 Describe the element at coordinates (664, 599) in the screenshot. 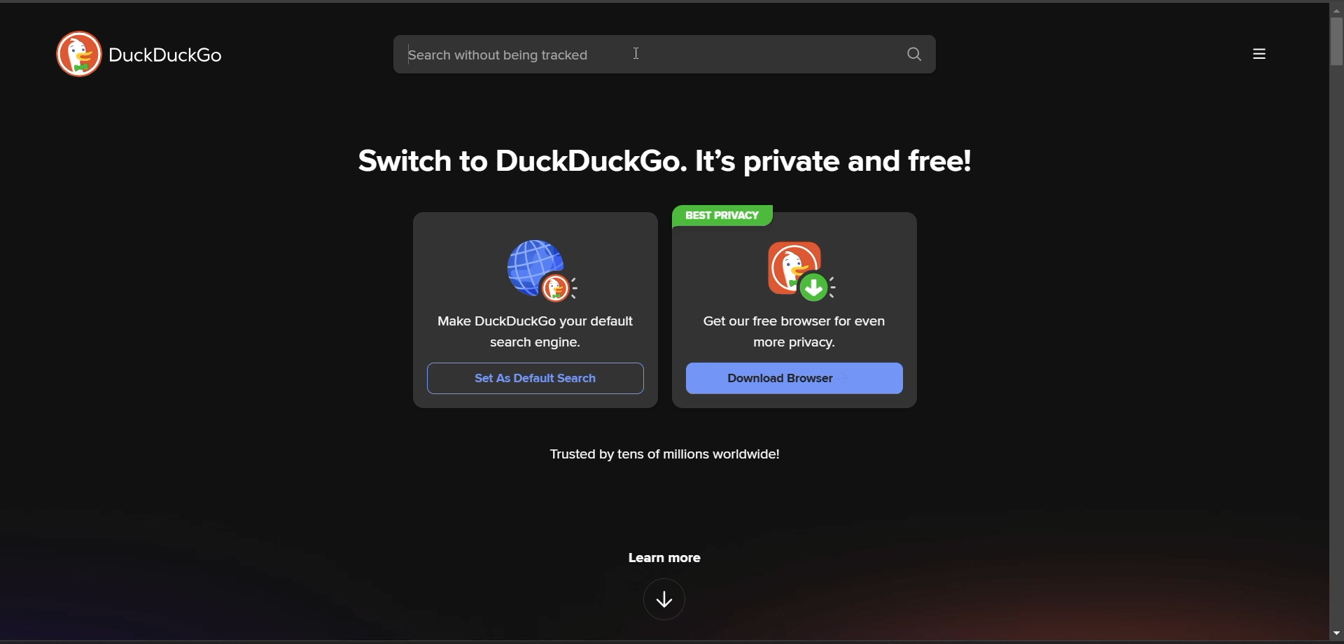

I see `features` at that location.